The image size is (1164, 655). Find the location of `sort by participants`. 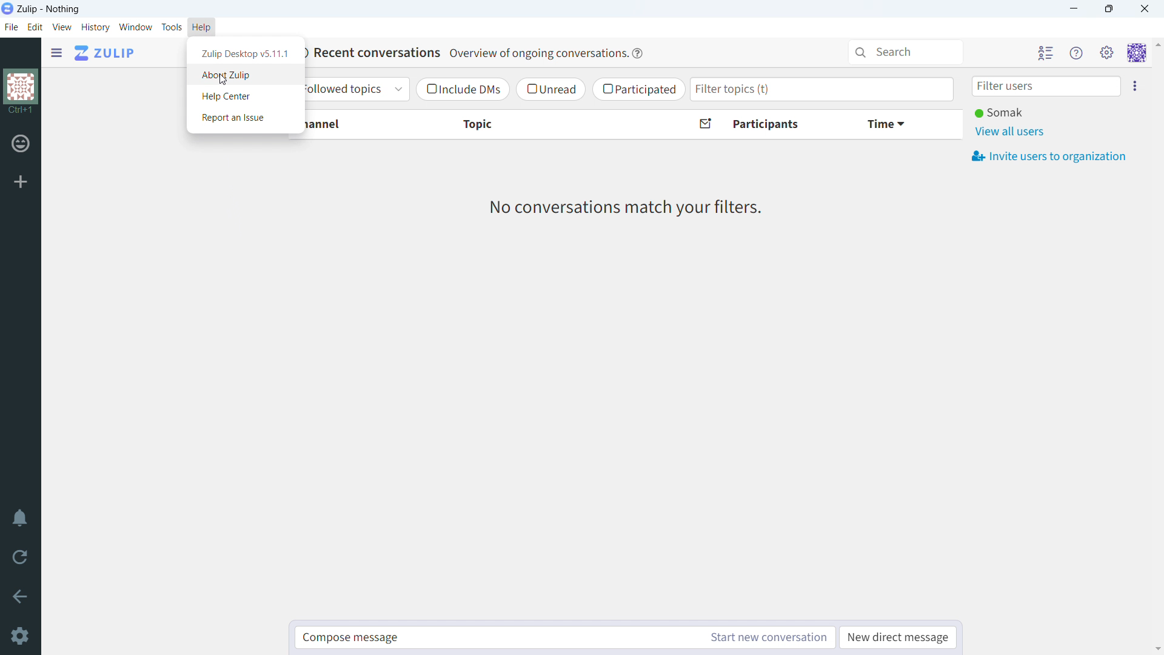

sort by participants is located at coordinates (765, 125).